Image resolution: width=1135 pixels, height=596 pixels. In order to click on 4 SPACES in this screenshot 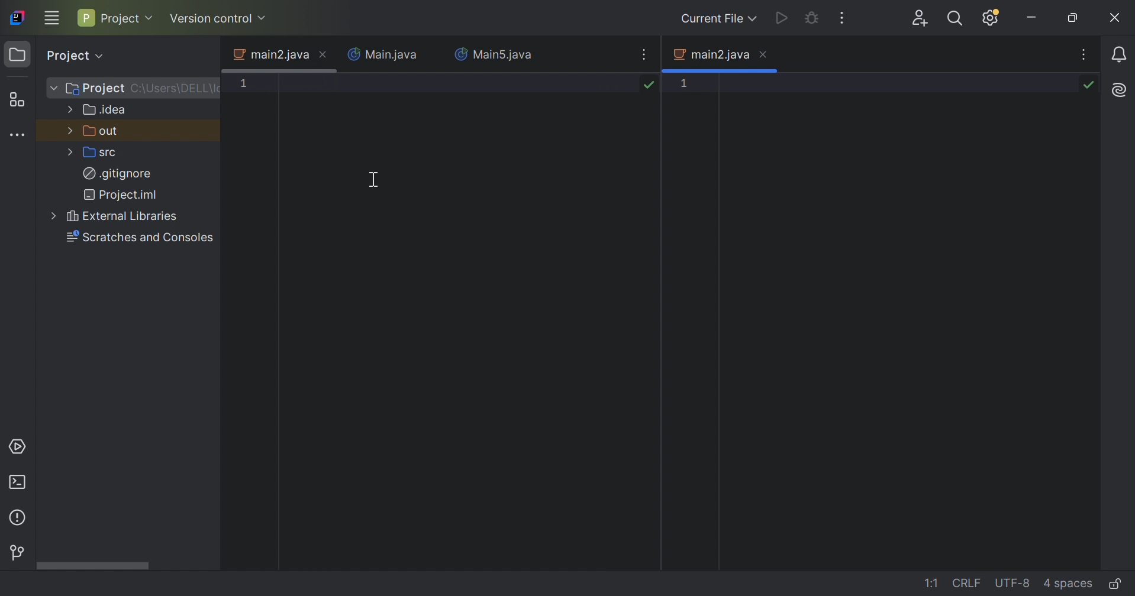, I will do `click(1068, 583)`.